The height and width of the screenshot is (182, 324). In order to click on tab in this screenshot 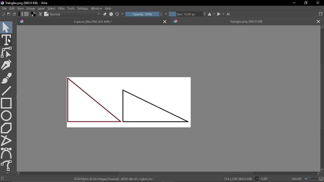, I will do `click(242, 21)`.